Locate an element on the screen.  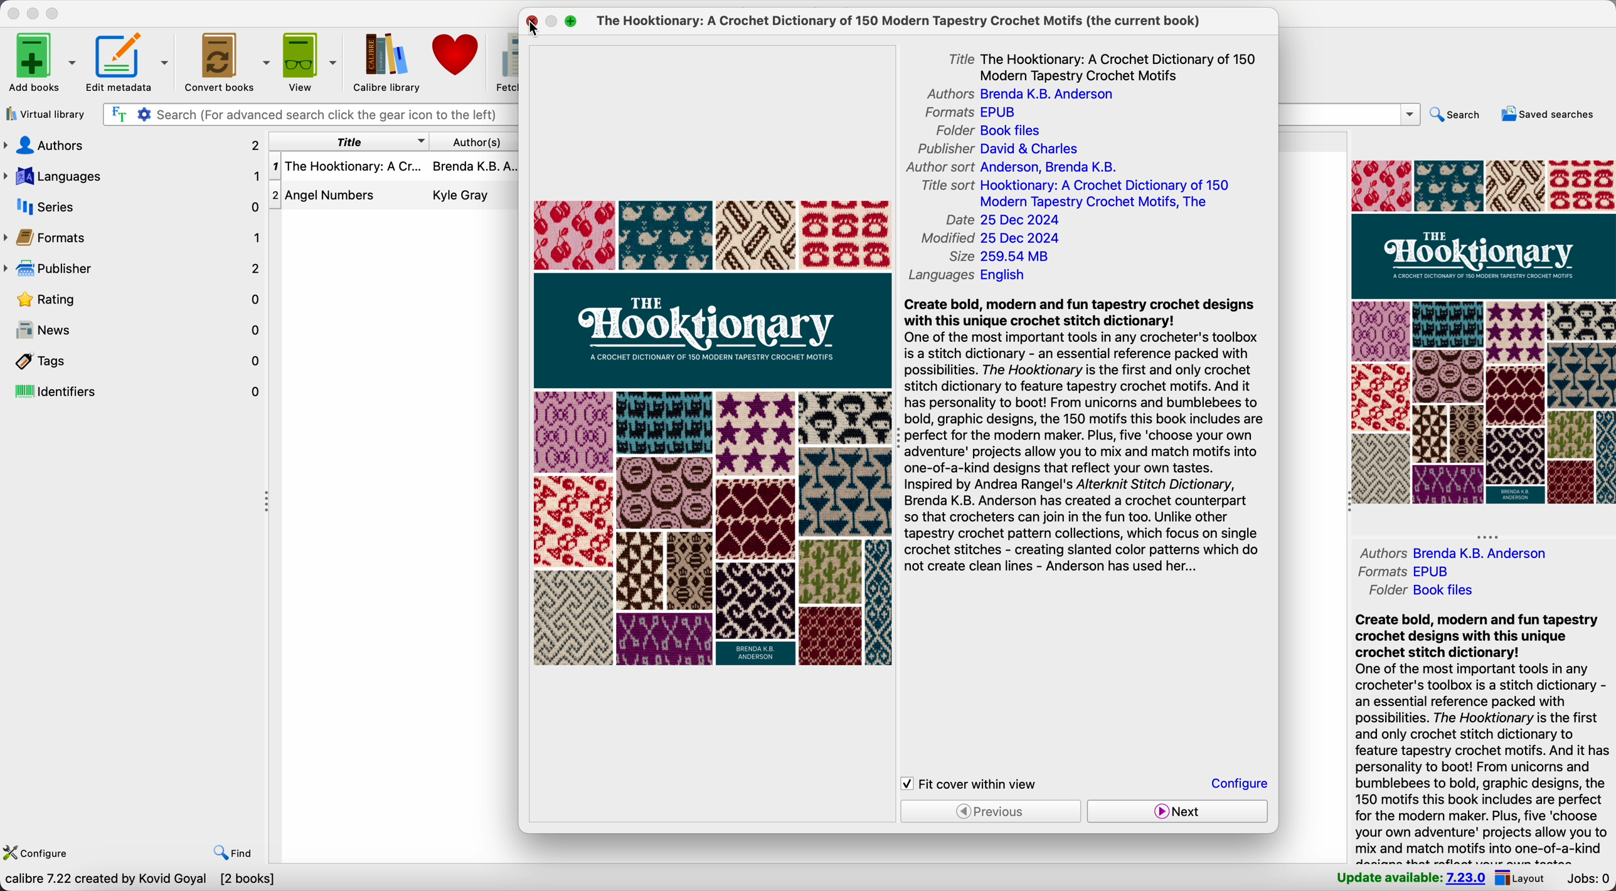
author(s) is located at coordinates (475, 142).